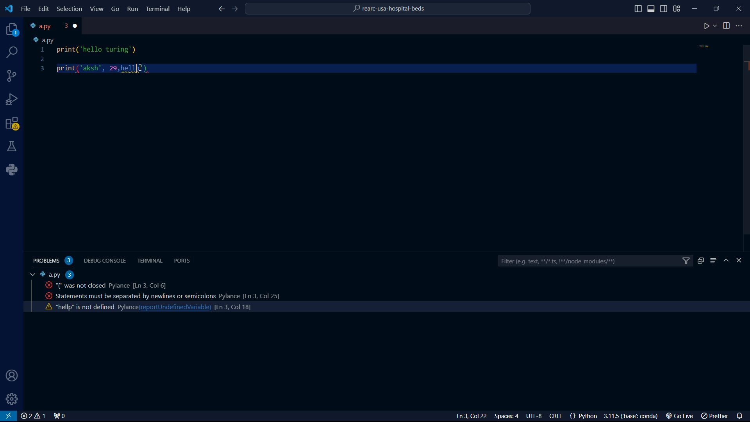 This screenshot has height=422, width=750. What do you see at coordinates (710, 27) in the screenshot?
I see `play` at bounding box center [710, 27].